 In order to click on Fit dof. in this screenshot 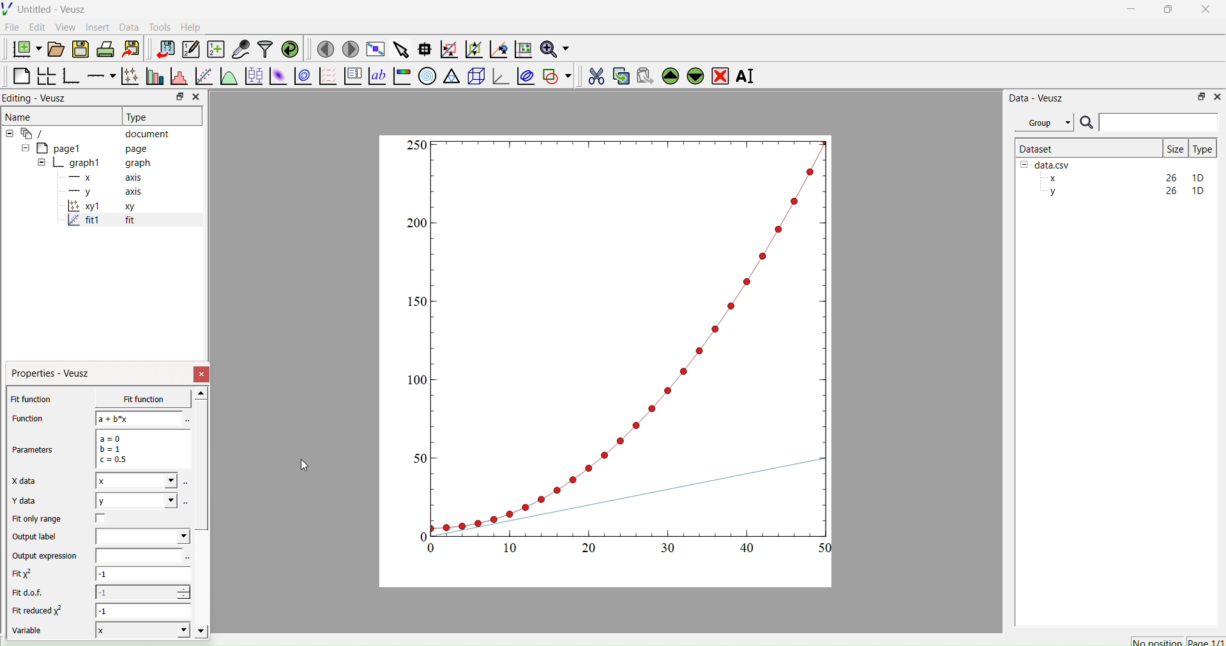, I will do `click(31, 594)`.